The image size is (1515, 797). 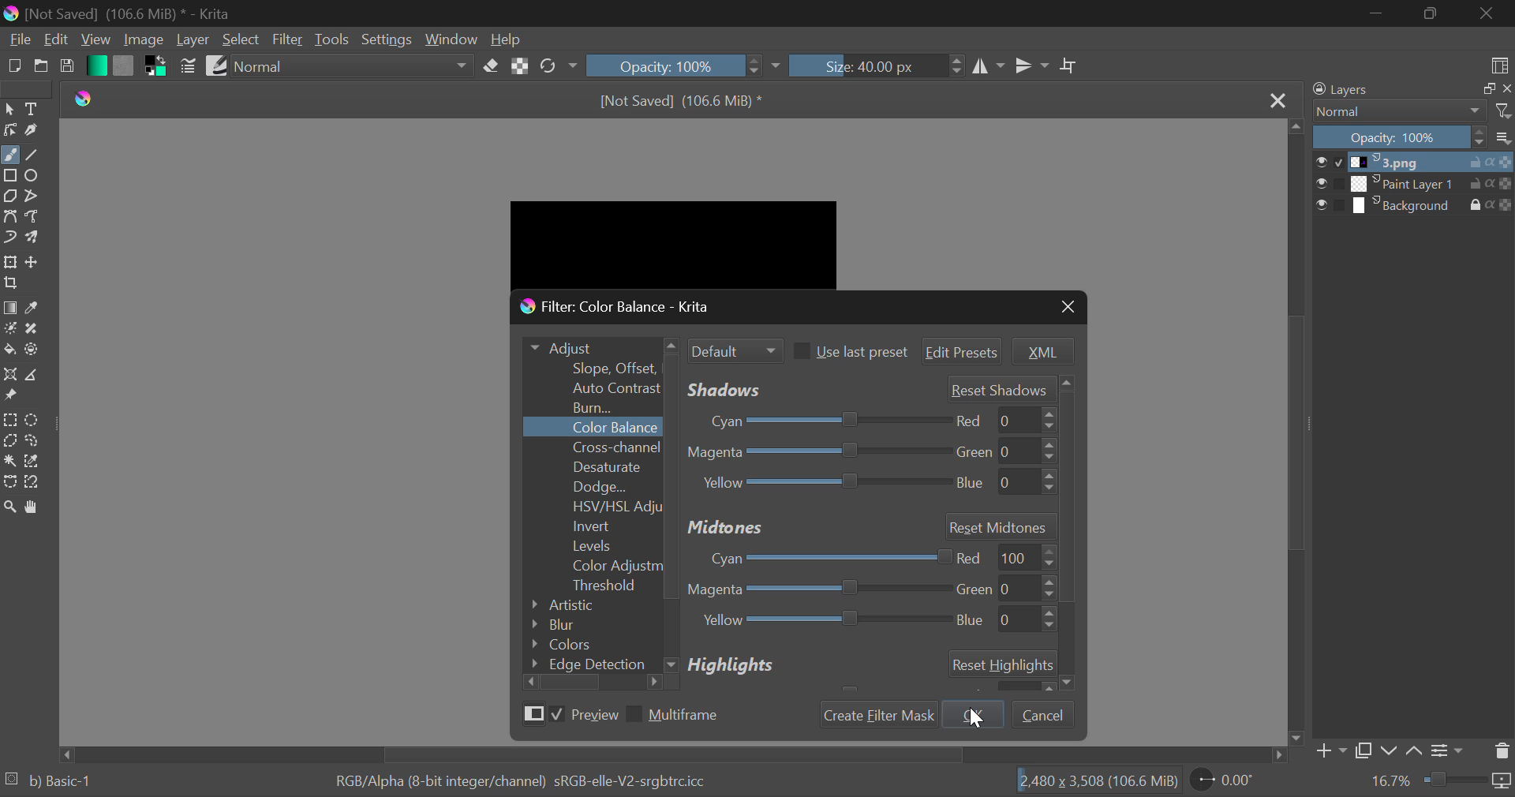 I want to click on maximize, so click(x=1484, y=89).